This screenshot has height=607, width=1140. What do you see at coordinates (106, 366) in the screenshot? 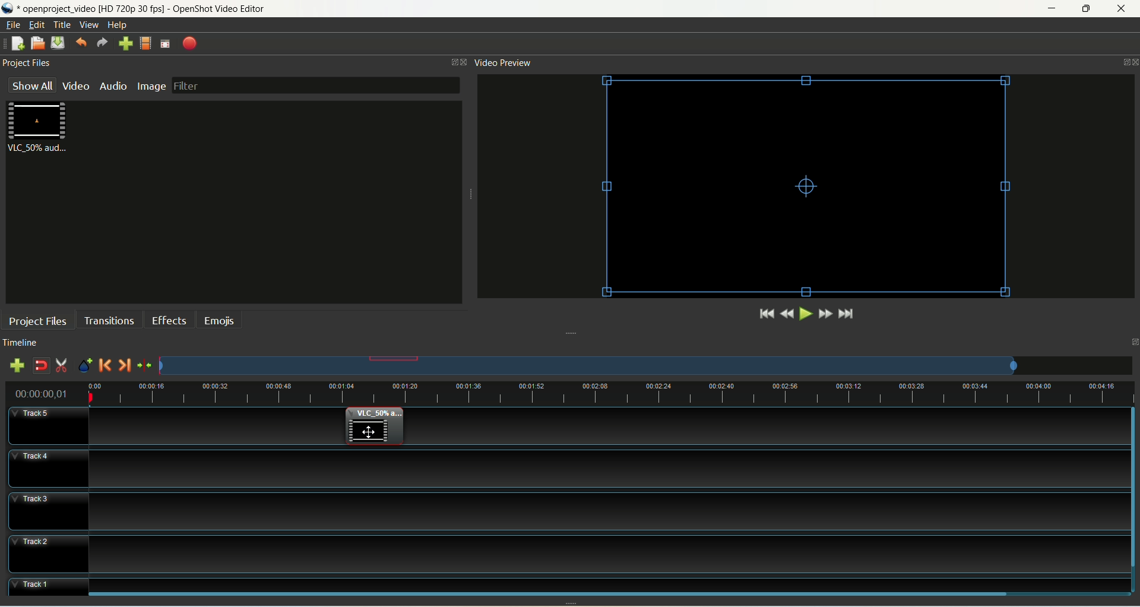
I see `previous marker` at bounding box center [106, 366].